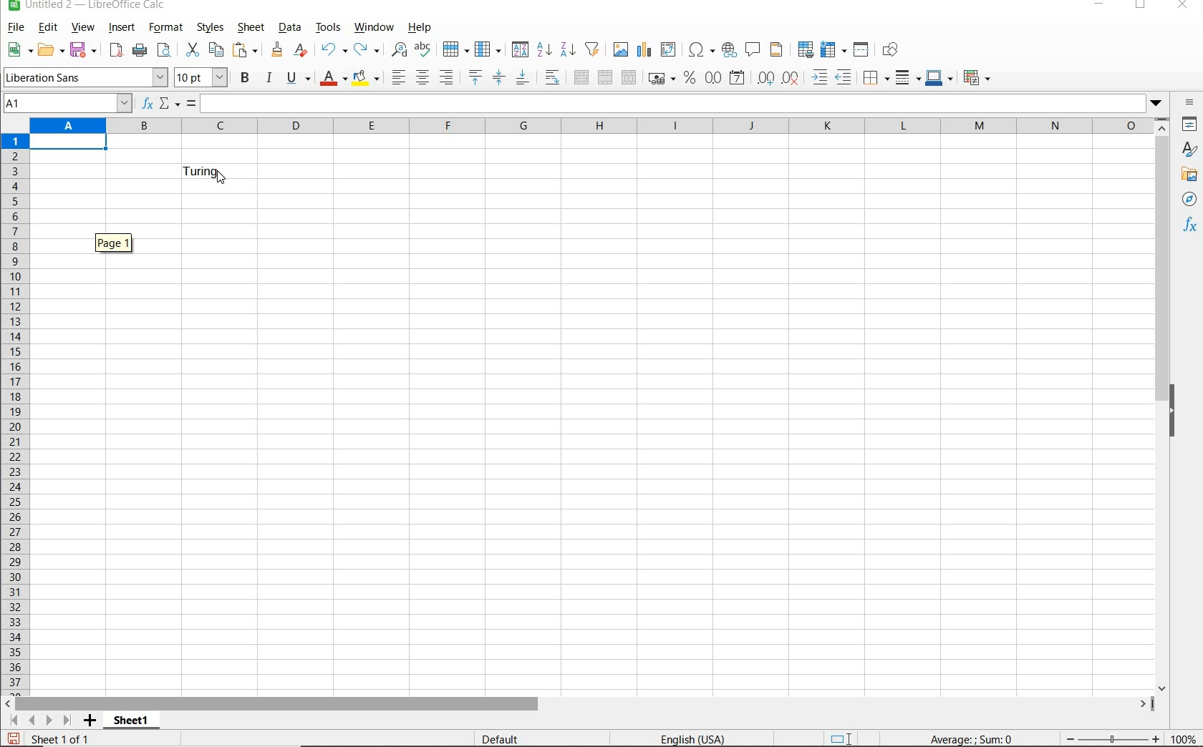 The image size is (1203, 747). What do you see at coordinates (368, 52) in the screenshot?
I see `REDO` at bounding box center [368, 52].